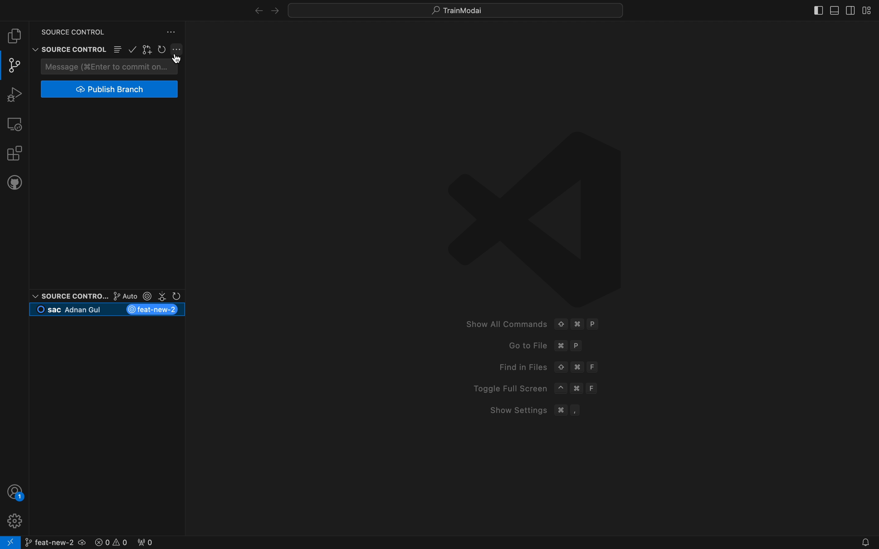 The width and height of the screenshot is (879, 549). Describe the element at coordinates (576, 410) in the screenshot. I see `,` at that location.